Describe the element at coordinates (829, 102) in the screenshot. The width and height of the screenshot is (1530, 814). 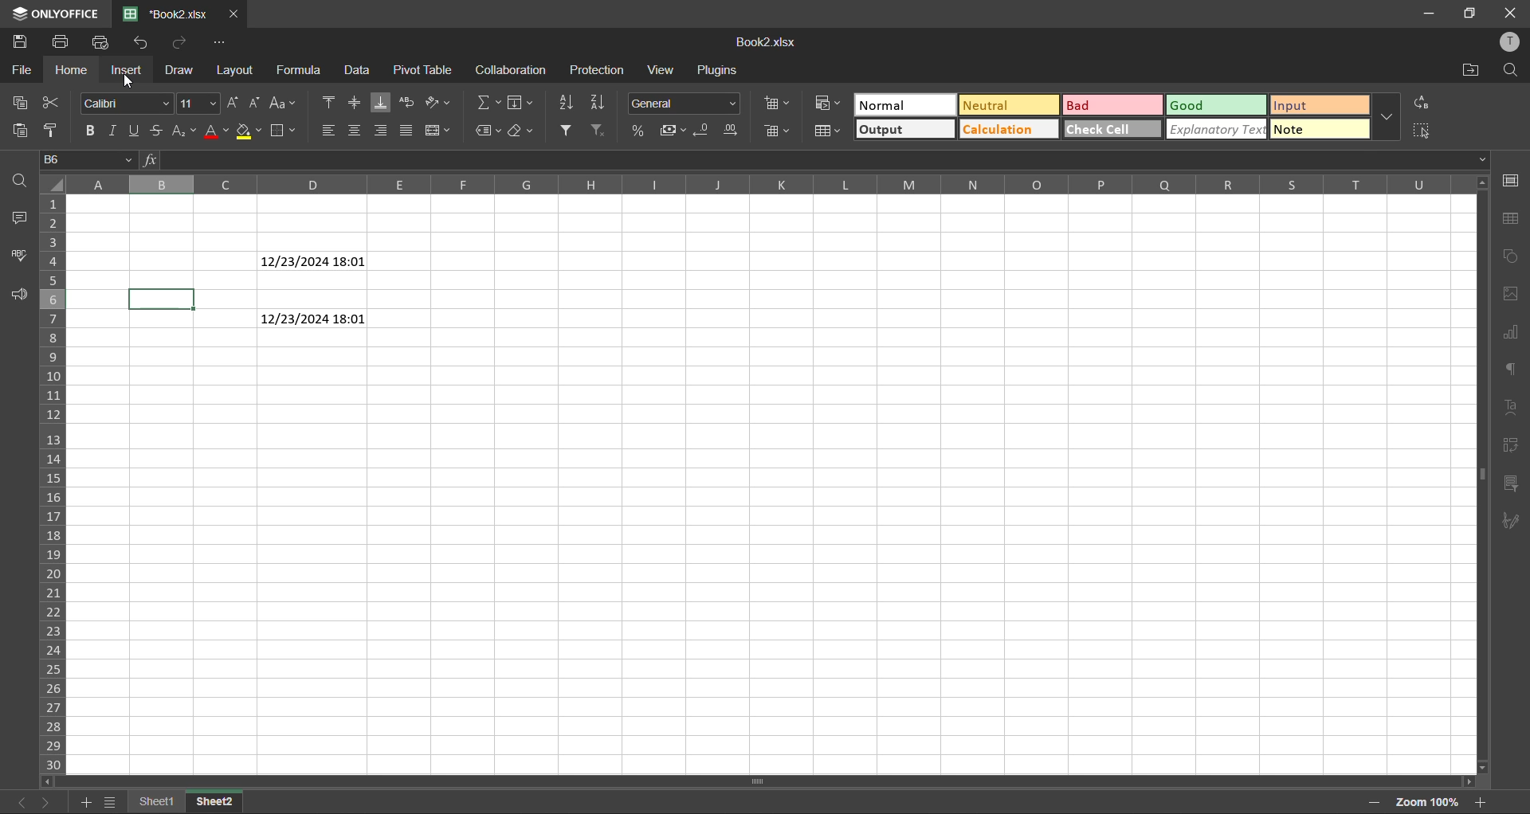
I see `conditional formatting` at that location.